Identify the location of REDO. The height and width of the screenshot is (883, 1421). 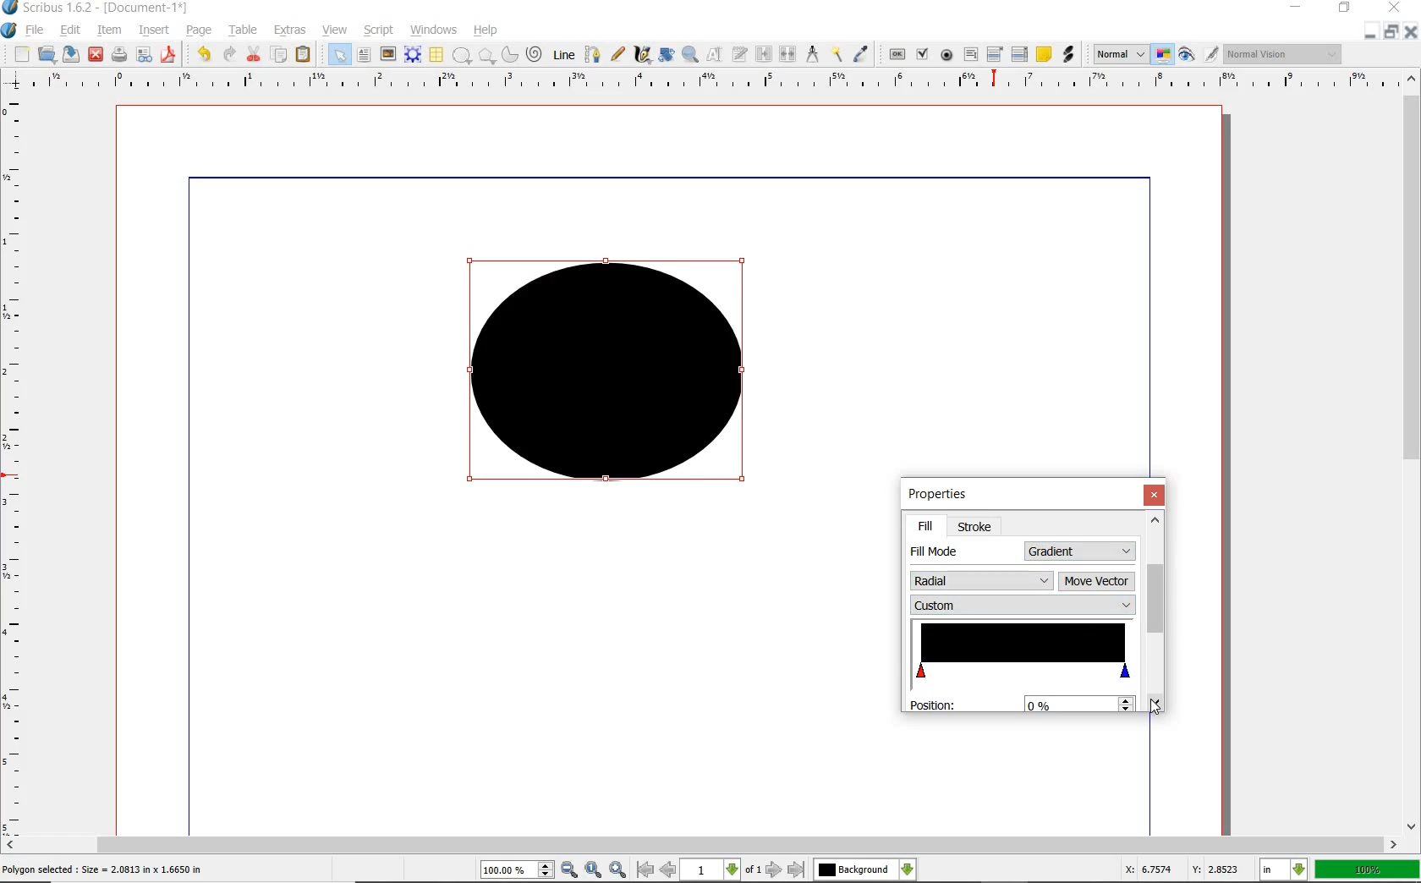
(229, 52).